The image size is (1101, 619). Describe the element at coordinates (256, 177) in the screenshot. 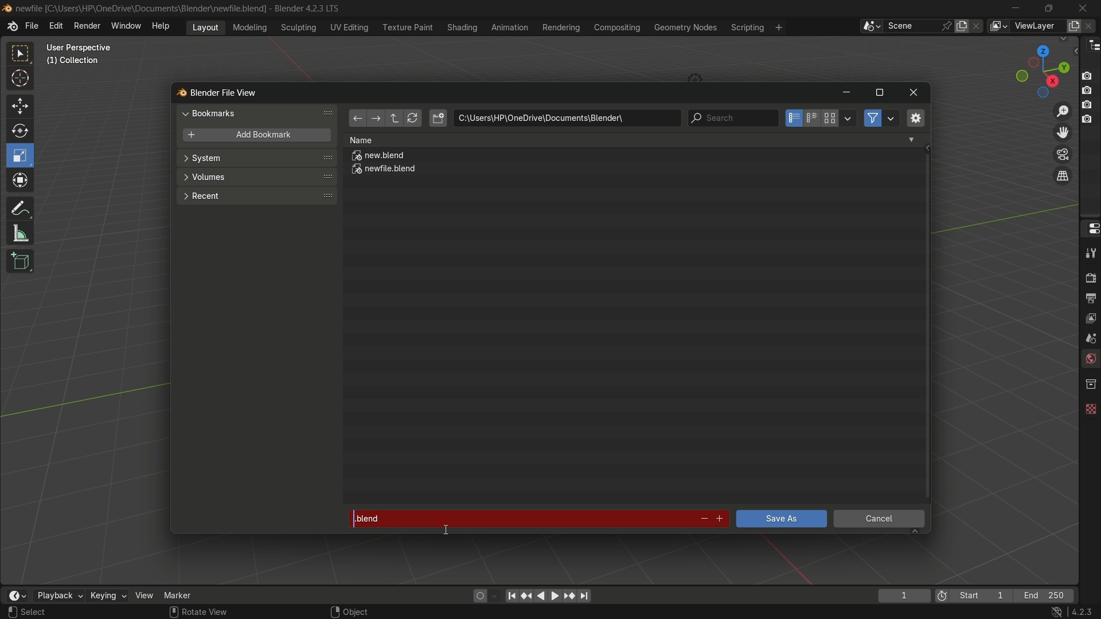

I see `volumes` at that location.